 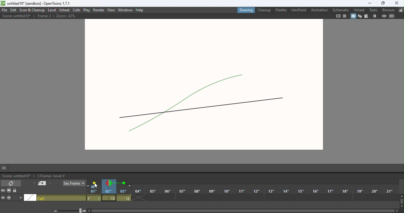 What do you see at coordinates (353, 16) in the screenshot?
I see `camera stand view` at bounding box center [353, 16].